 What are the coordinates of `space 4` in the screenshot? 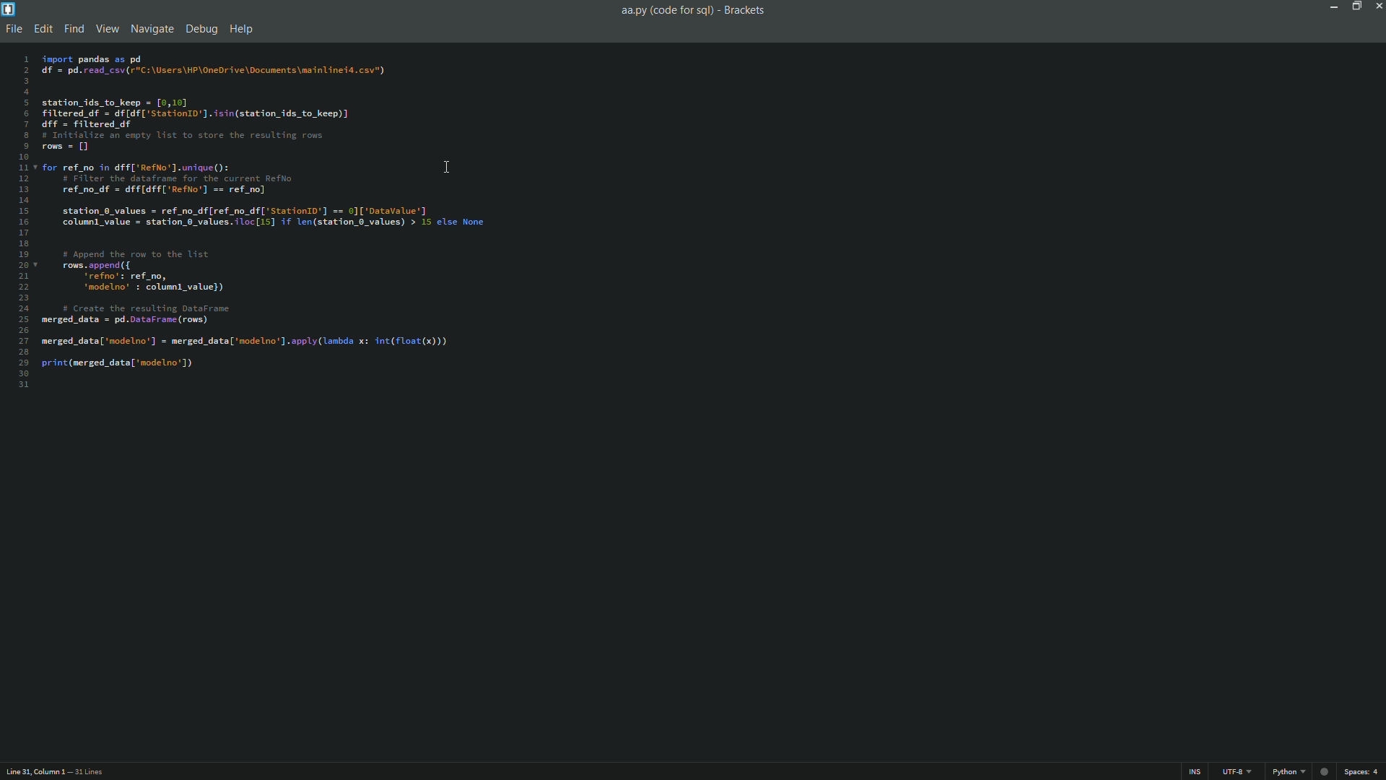 It's located at (1363, 769).